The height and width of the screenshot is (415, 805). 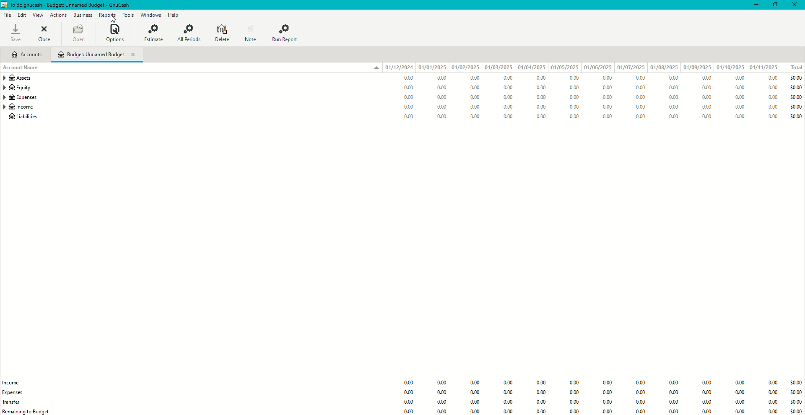 I want to click on 0.00, so click(x=406, y=88).